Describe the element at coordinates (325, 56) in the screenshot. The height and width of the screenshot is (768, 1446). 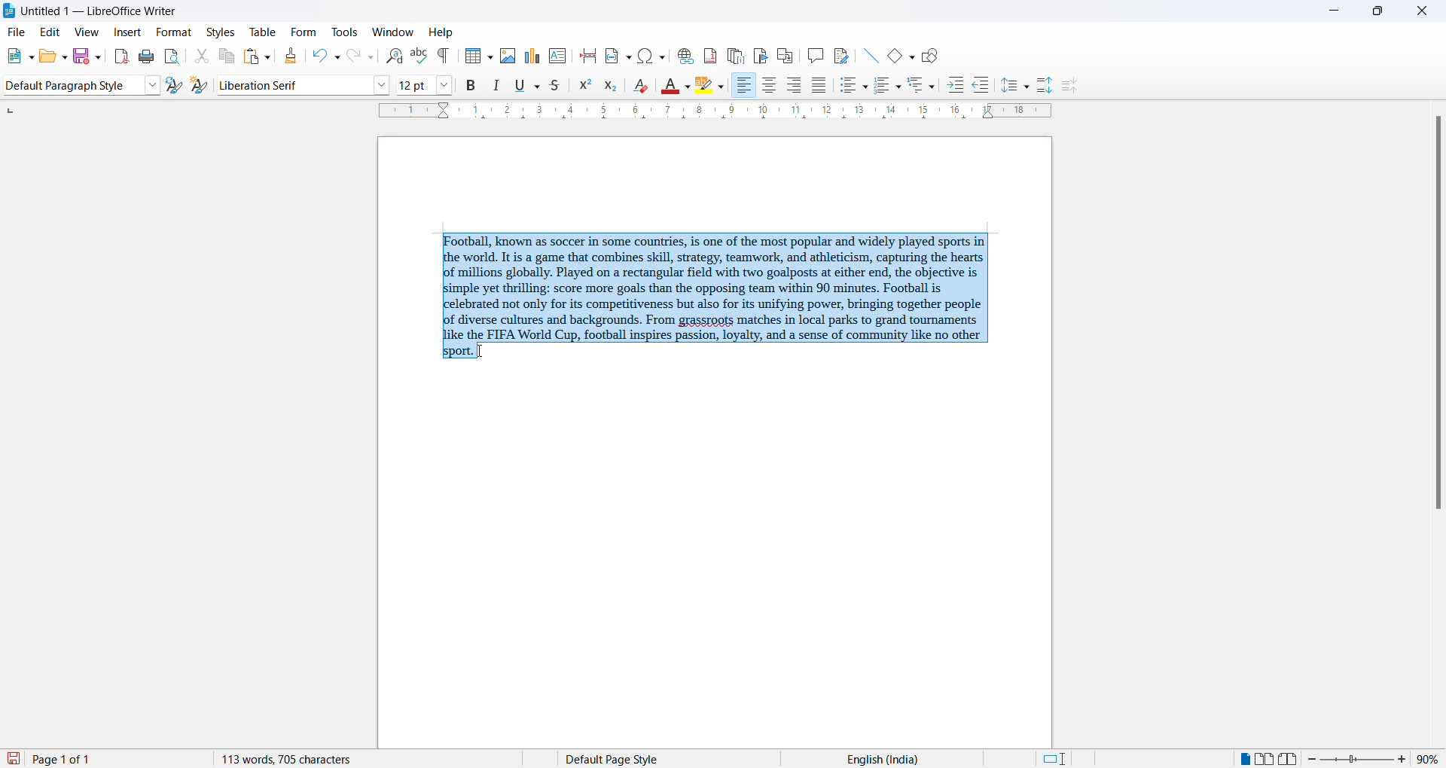
I see `undo` at that location.